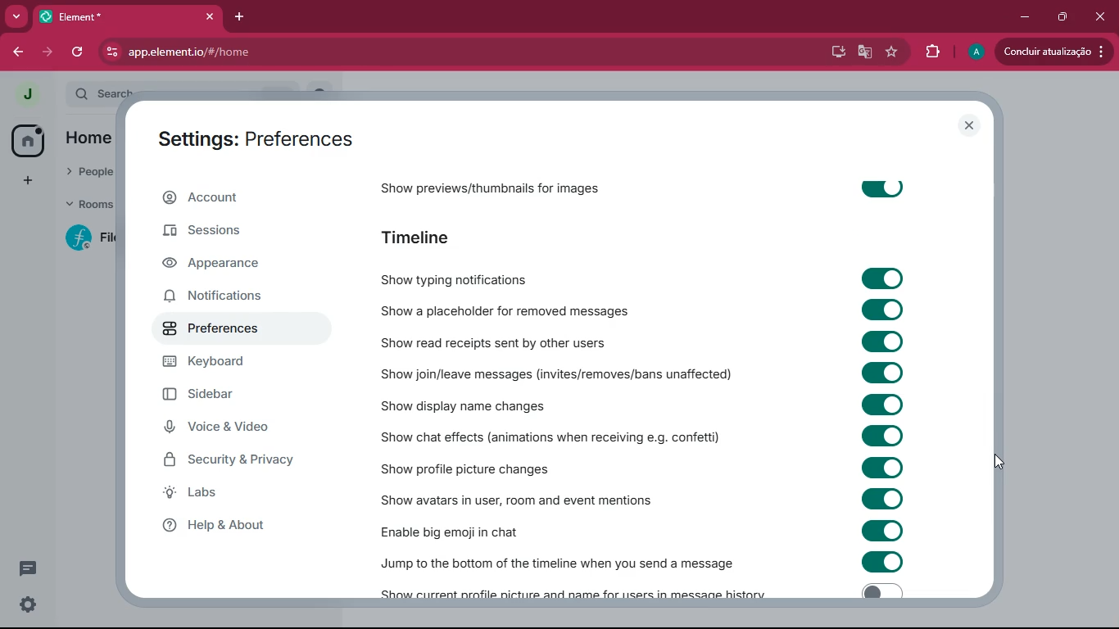  I want to click on show display name changes, so click(468, 405).